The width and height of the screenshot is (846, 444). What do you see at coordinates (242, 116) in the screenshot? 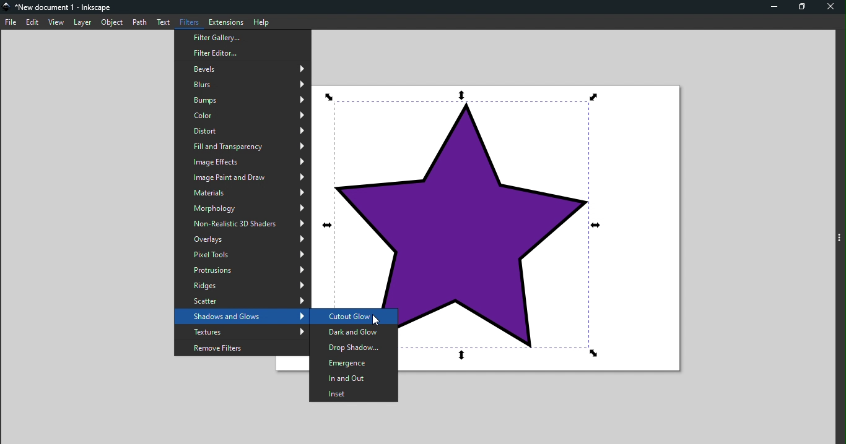
I see `Color` at bounding box center [242, 116].